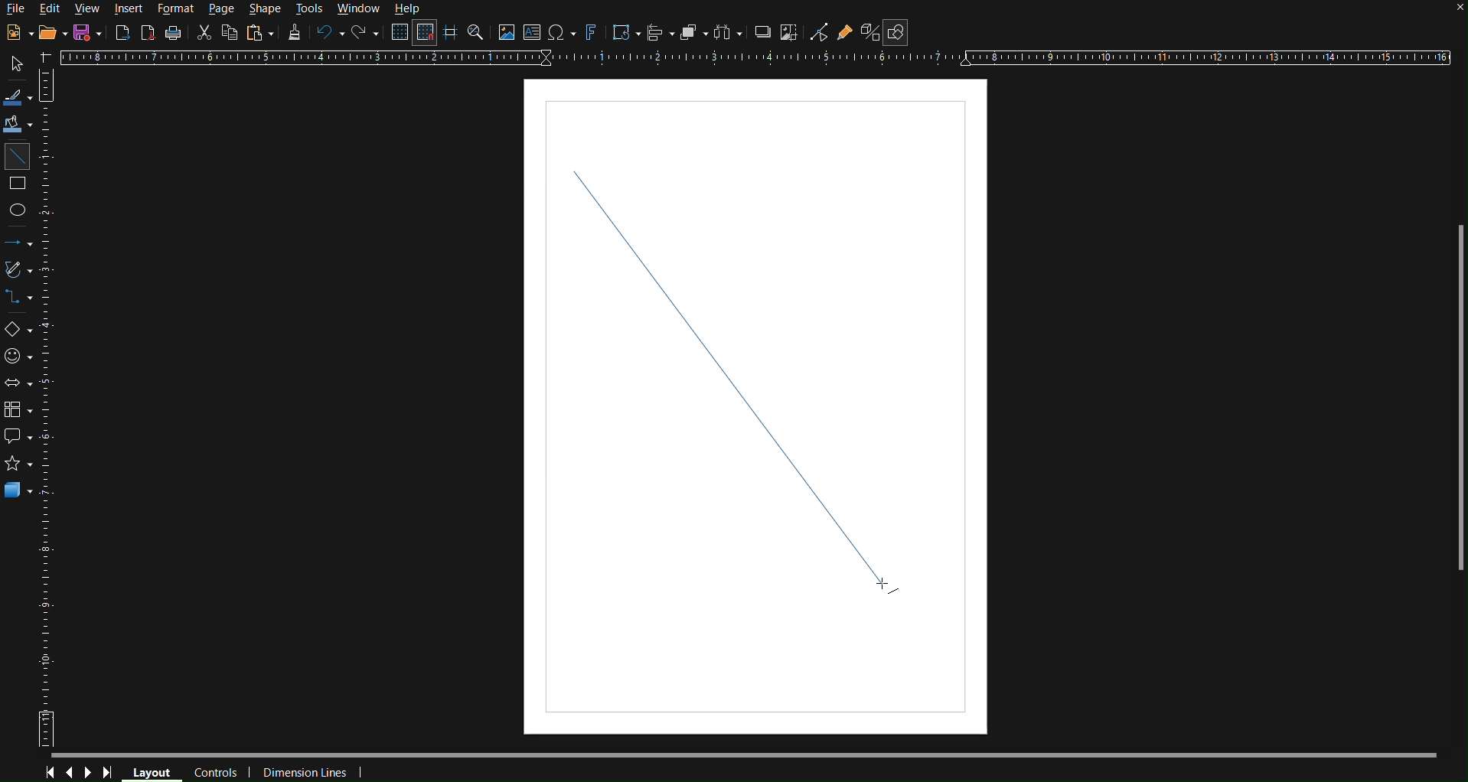 The height and width of the screenshot is (782, 1468). Describe the element at coordinates (306, 771) in the screenshot. I see `Dimension Lines` at that location.